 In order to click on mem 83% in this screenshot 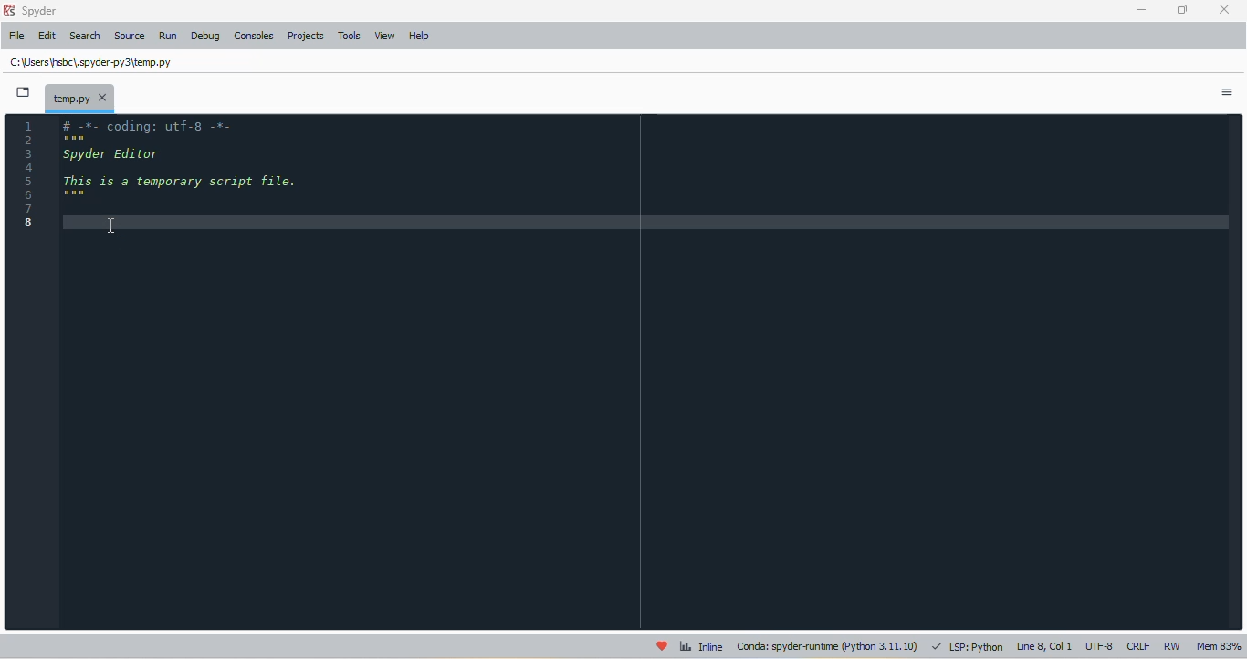, I will do `click(1219, 646)`.